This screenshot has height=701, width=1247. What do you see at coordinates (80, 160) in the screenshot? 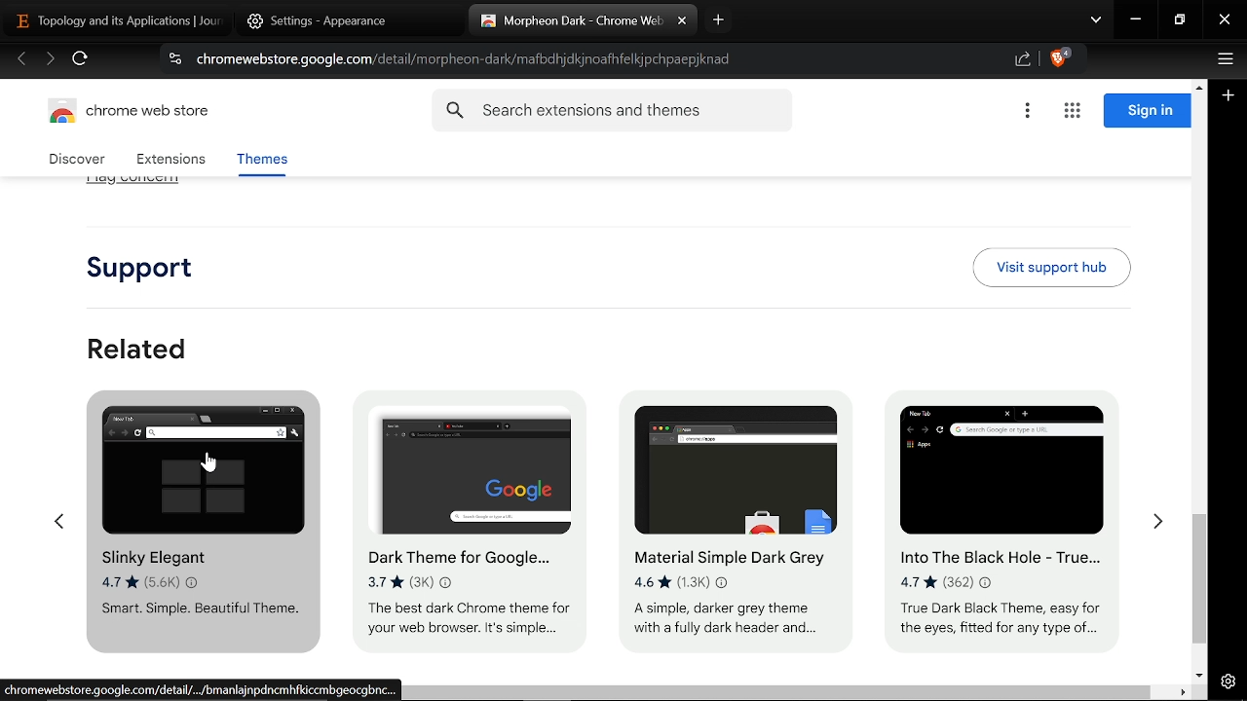
I see `Discover` at bounding box center [80, 160].